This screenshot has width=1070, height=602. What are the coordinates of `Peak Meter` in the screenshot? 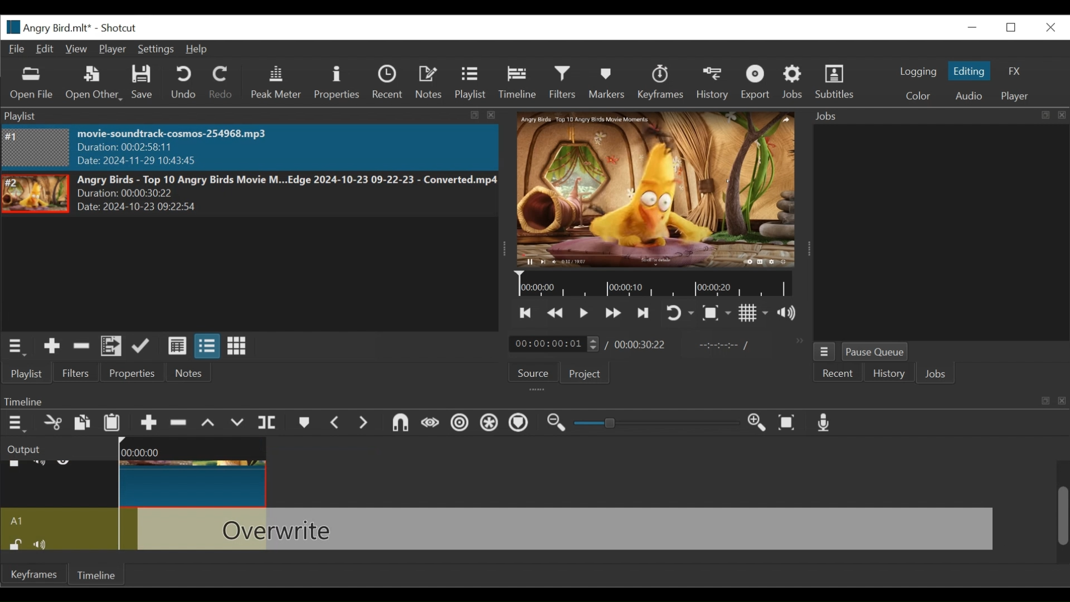 It's located at (276, 84).